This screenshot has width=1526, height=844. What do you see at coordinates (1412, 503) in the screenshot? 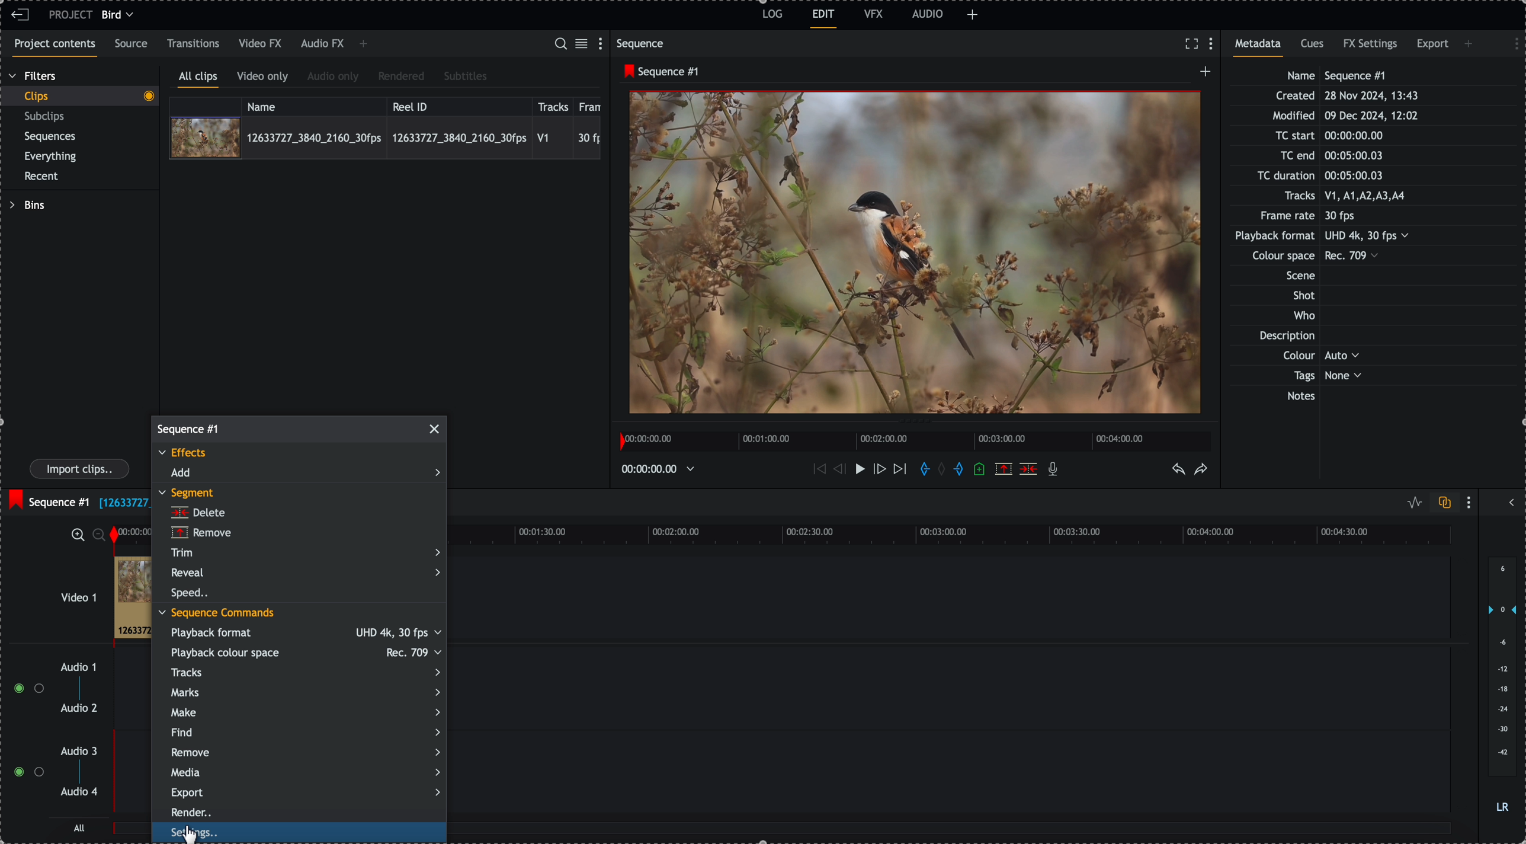
I see `toggle audio levels editing` at bounding box center [1412, 503].